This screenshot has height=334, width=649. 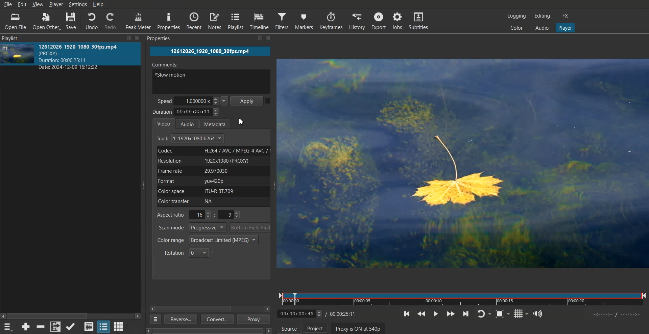 What do you see at coordinates (541, 28) in the screenshot?
I see `Audio` at bounding box center [541, 28].